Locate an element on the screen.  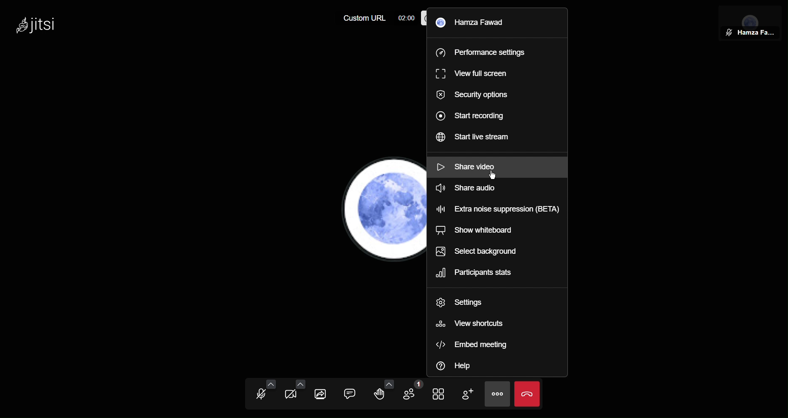
Participants is located at coordinates (410, 394).